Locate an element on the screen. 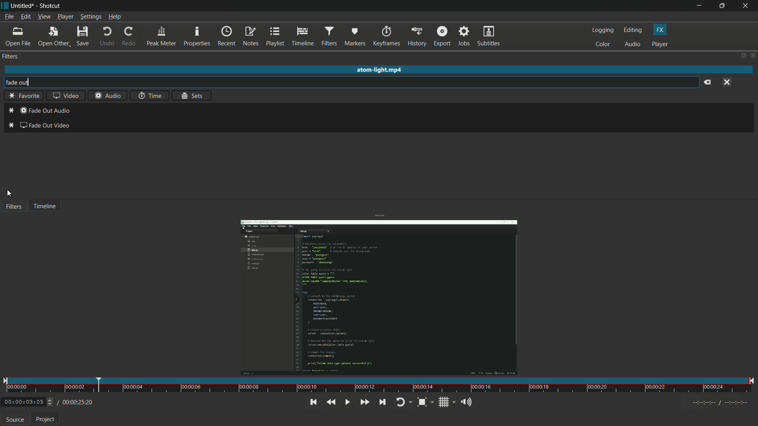  favorite is located at coordinates (22, 96).